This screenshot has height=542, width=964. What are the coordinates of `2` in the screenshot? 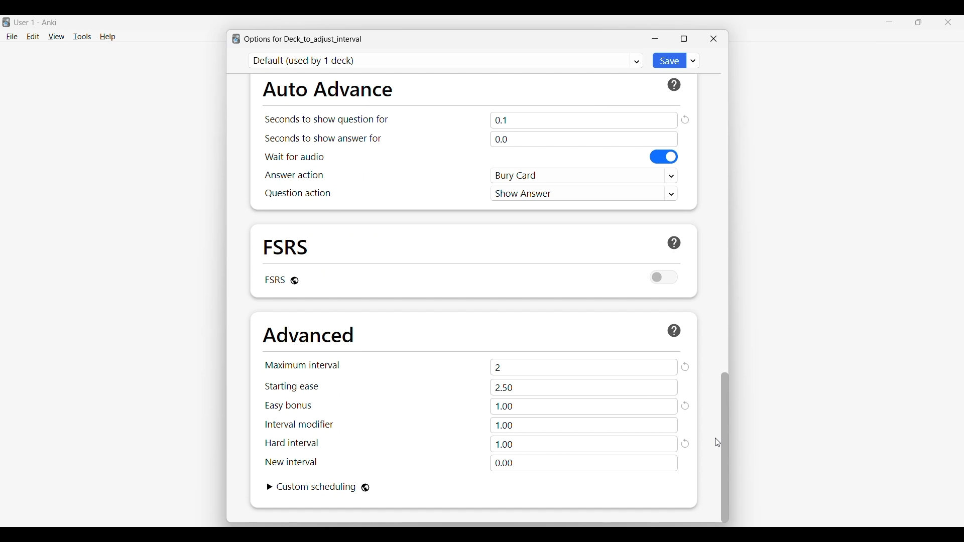 It's located at (584, 367).